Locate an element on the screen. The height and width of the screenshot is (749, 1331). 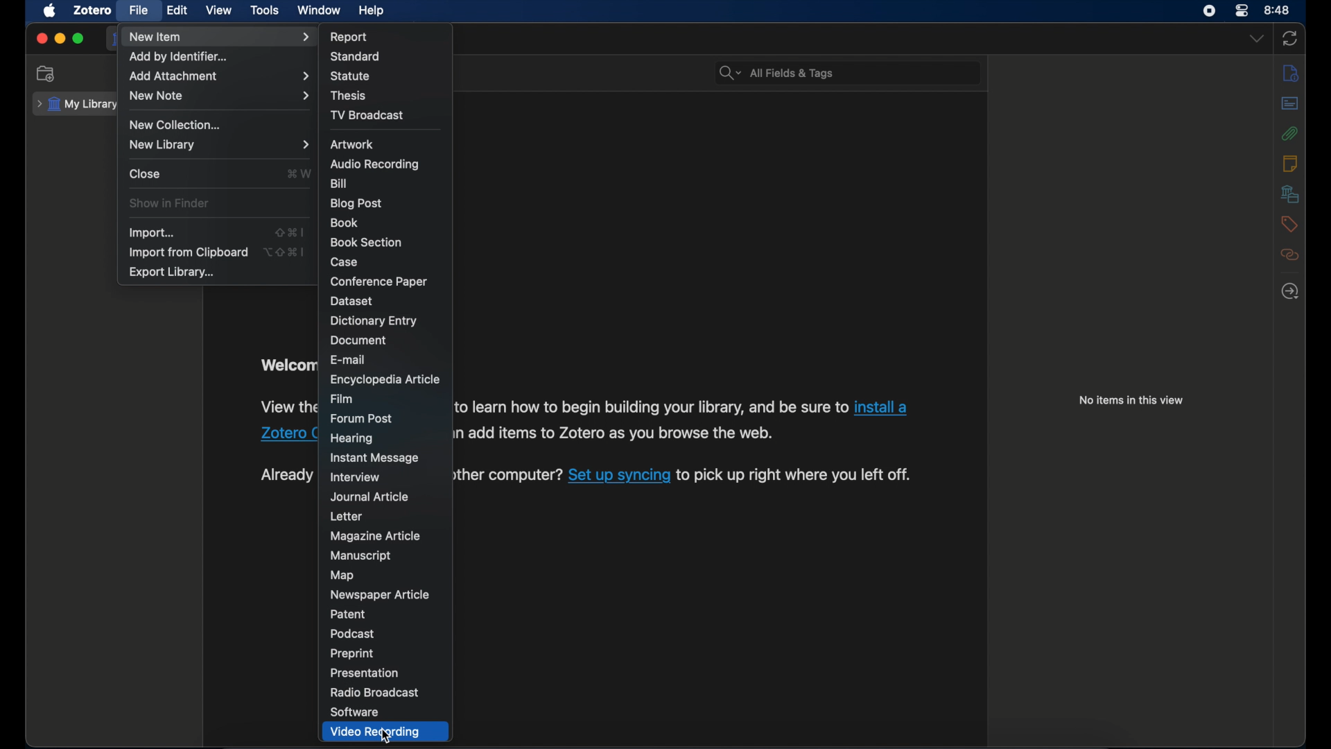
import from clipboard is located at coordinates (187, 252).